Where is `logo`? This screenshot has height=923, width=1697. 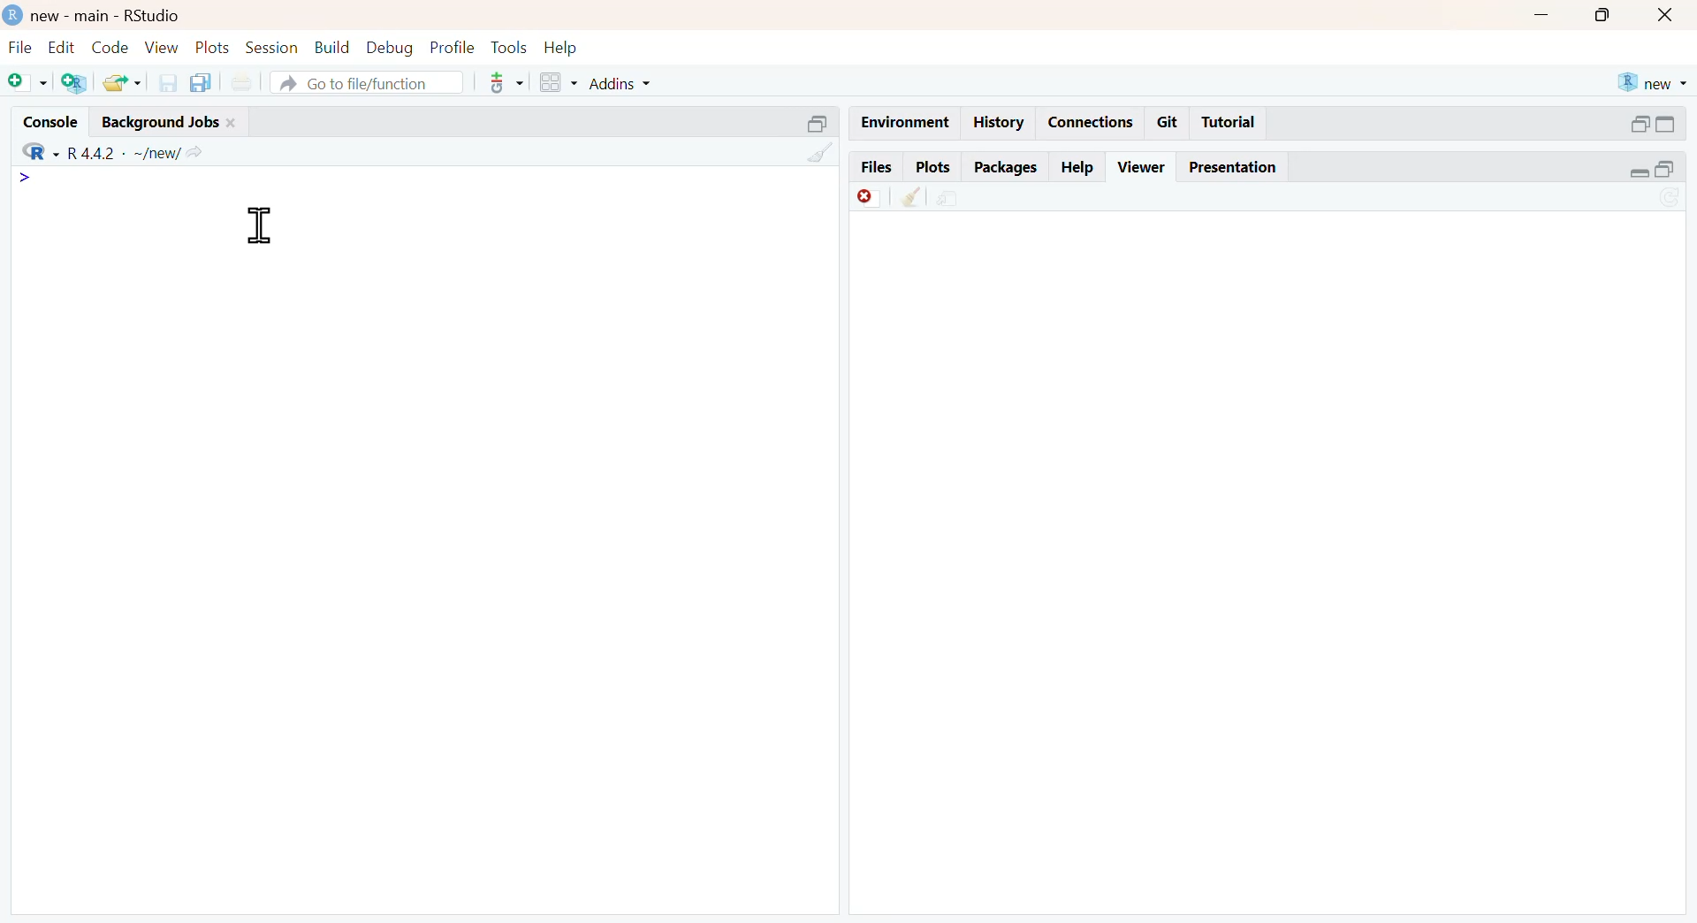
logo is located at coordinates (15, 14).